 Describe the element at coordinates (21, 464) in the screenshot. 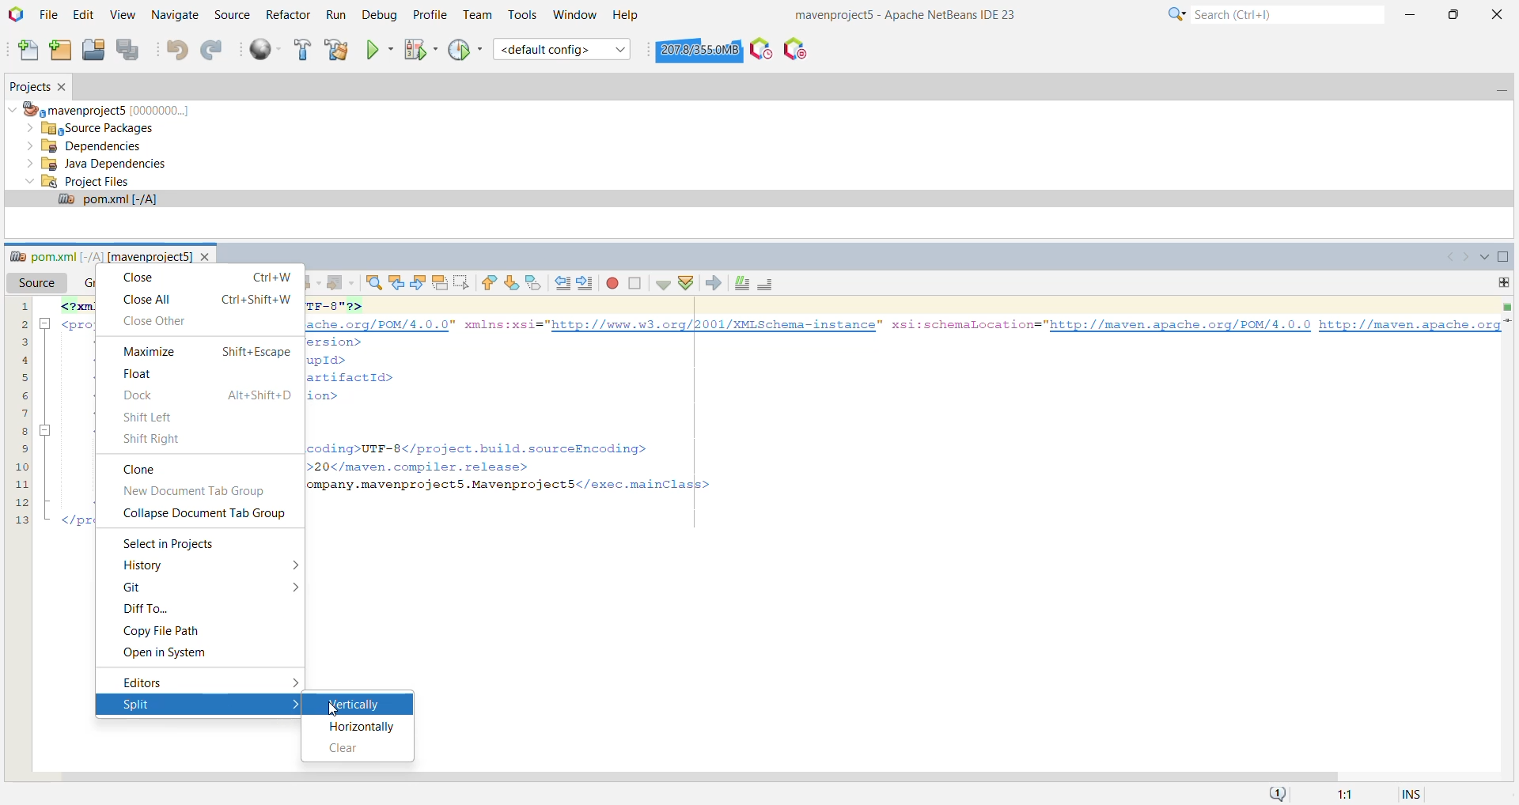

I see `10` at that location.